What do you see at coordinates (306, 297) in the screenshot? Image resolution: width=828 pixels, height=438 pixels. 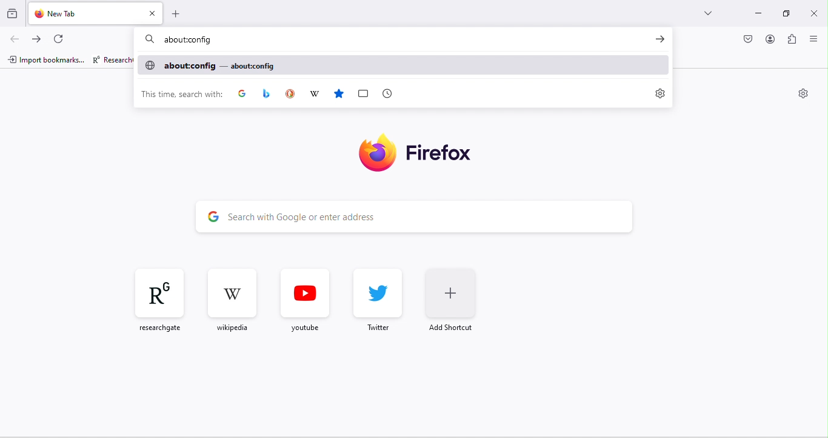 I see `youtube` at bounding box center [306, 297].